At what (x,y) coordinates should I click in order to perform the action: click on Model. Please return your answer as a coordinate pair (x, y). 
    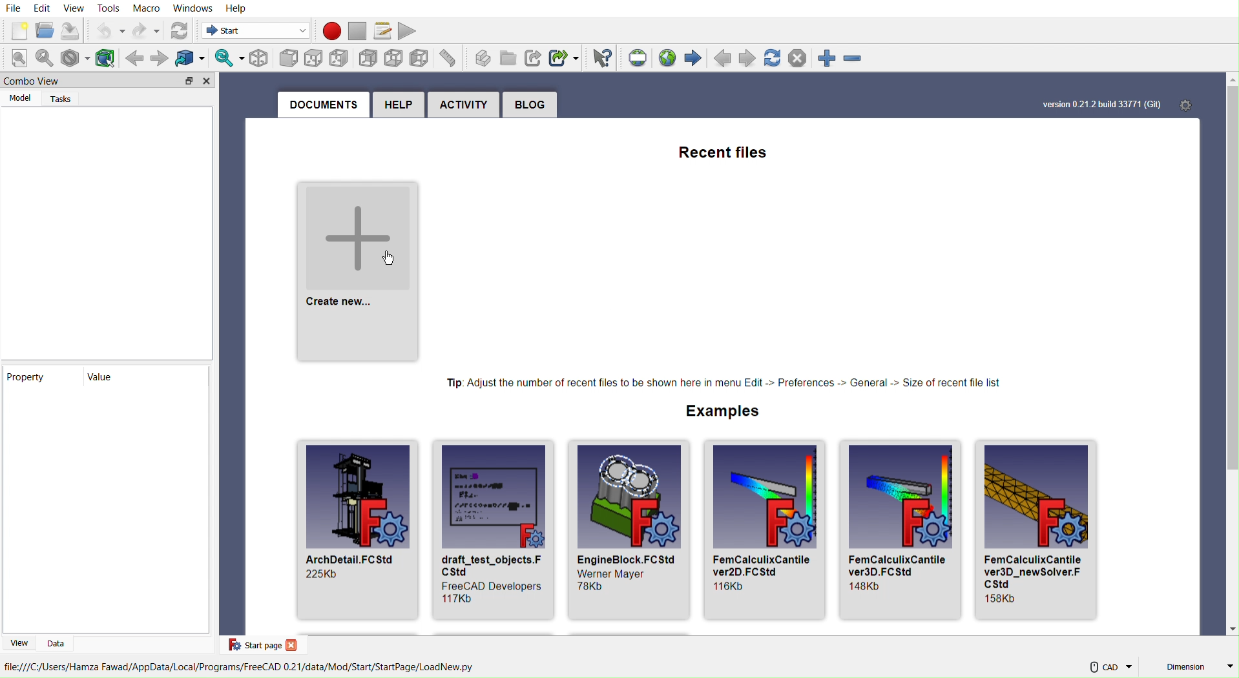
    Looking at the image, I should click on (19, 98).